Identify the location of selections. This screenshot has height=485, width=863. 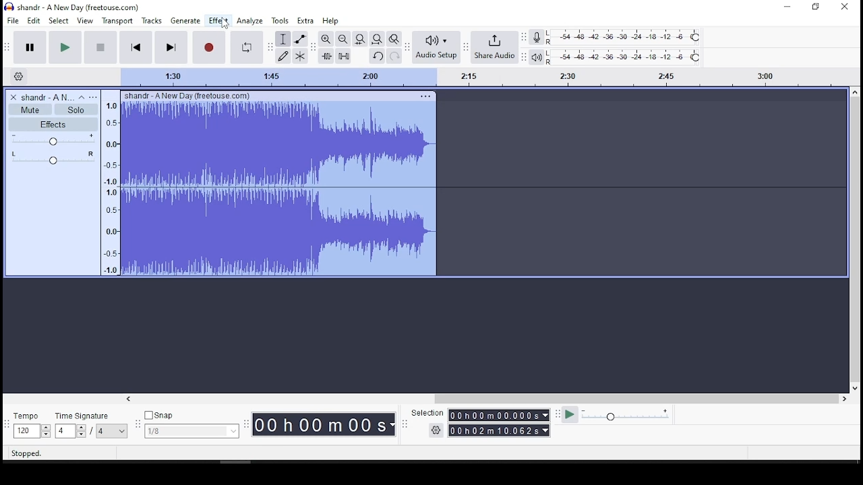
(481, 422).